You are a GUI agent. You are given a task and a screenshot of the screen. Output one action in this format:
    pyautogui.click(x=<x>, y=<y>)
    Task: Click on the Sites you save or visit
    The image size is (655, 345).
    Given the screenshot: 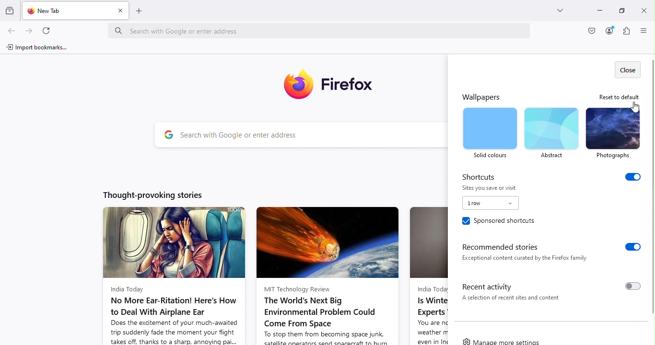 What is the action you would take?
    pyautogui.click(x=489, y=204)
    